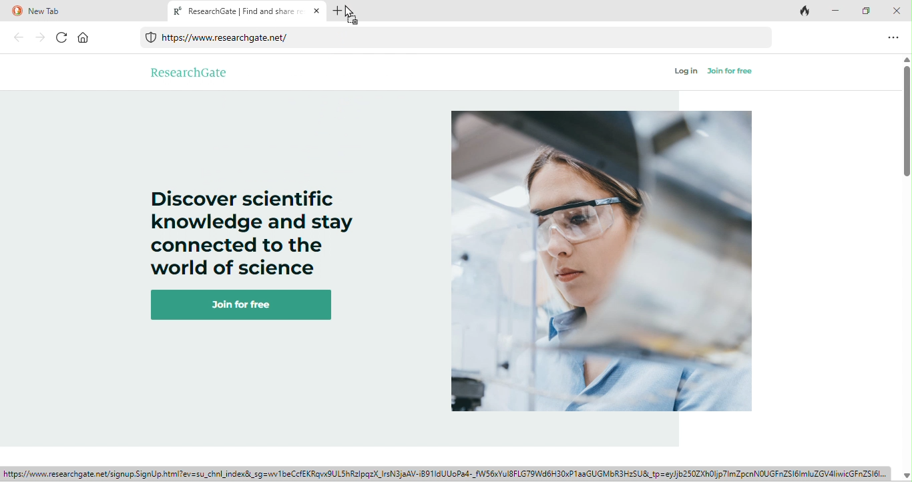  I want to click on ResearchGate | Find and , so click(246, 11).